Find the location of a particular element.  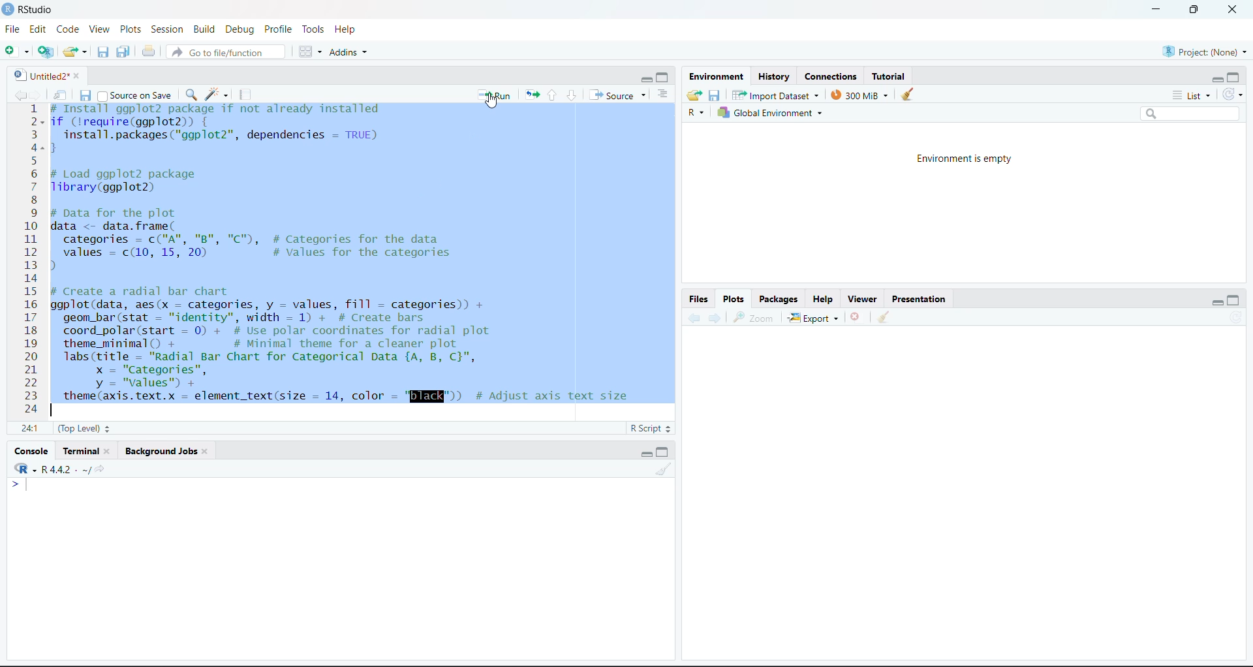

typing cursor is located at coordinates (55, 411).